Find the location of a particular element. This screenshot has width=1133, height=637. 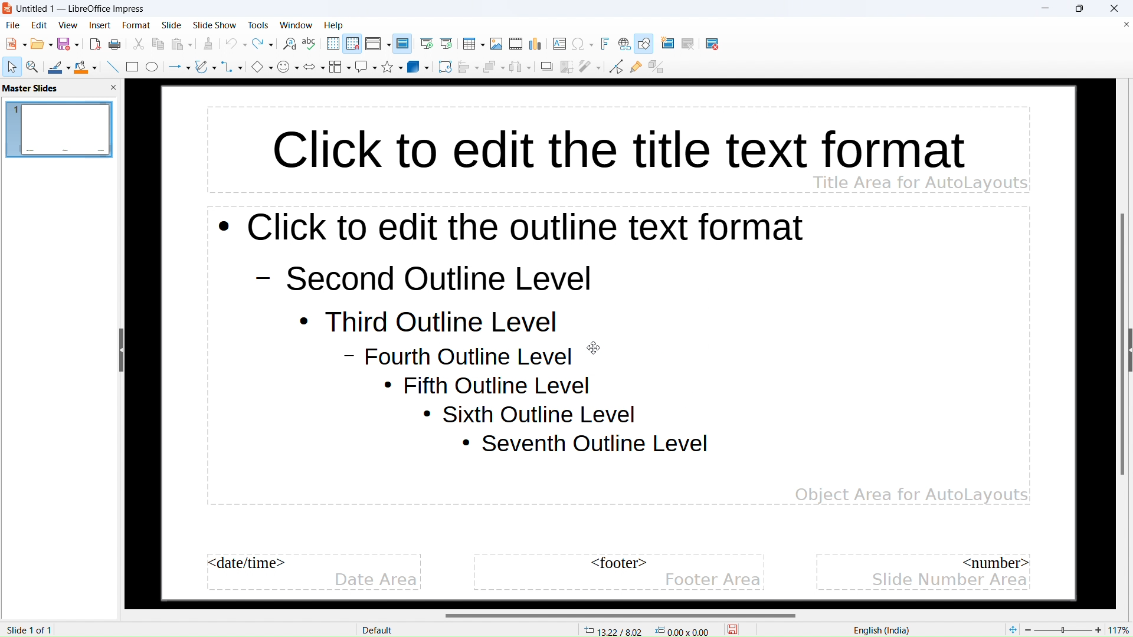

Title area for AutoLayouts is located at coordinates (920, 182).